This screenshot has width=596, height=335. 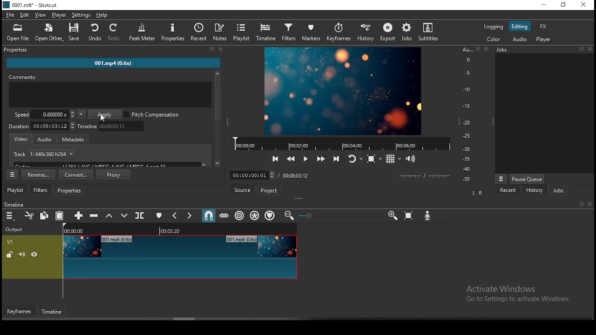 What do you see at coordinates (372, 159) in the screenshot?
I see `toggle zoom` at bounding box center [372, 159].